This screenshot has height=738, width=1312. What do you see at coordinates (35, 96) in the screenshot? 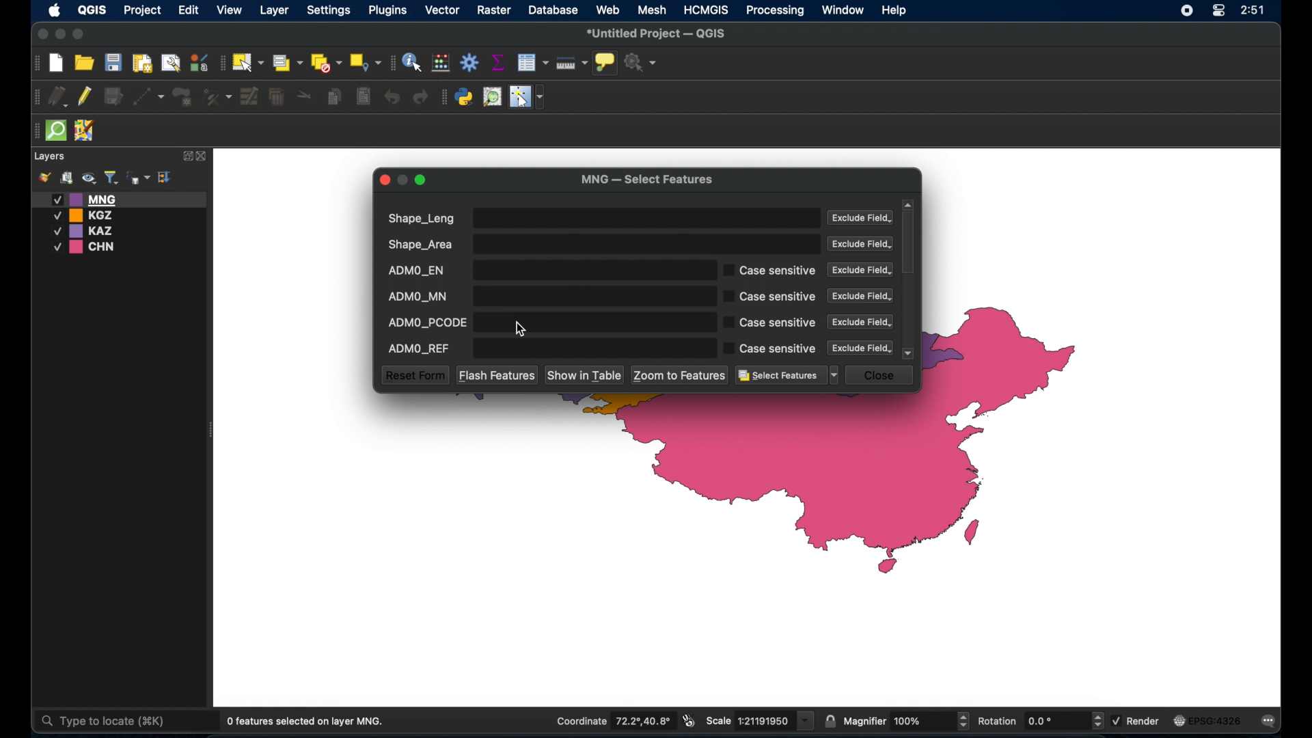
I see `drag handle` at bounding box center [35, 96].